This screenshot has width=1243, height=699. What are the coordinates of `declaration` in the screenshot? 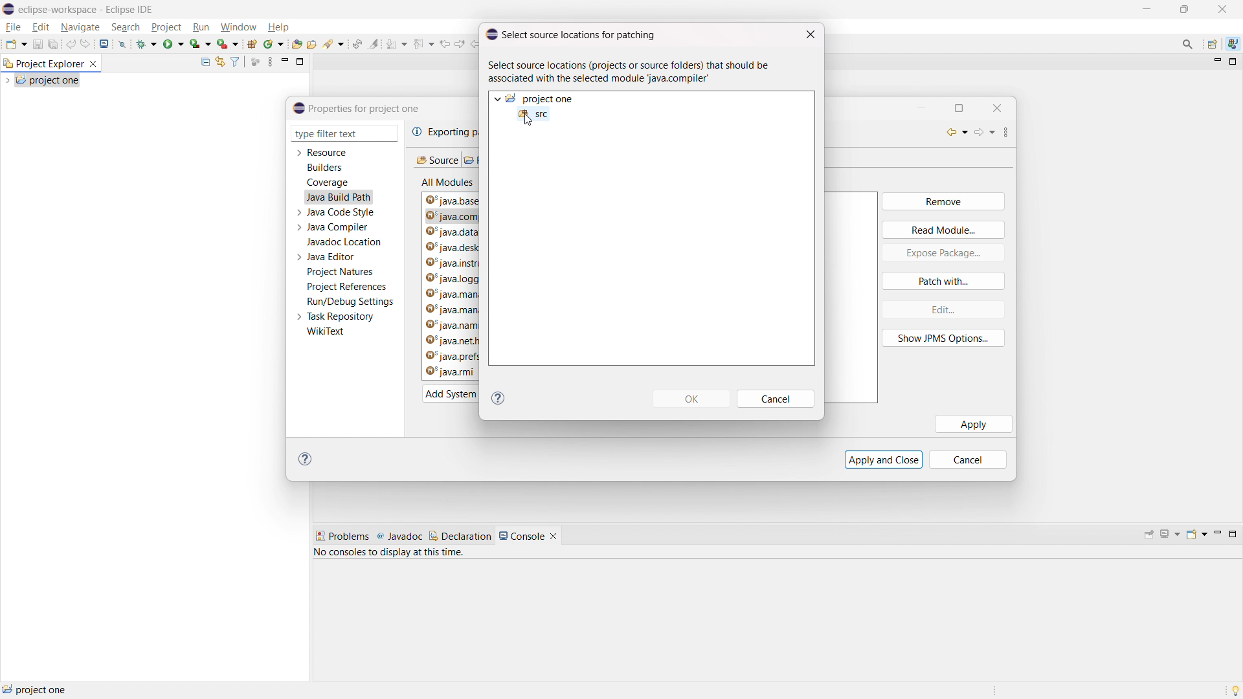 It's located at (460, 536).